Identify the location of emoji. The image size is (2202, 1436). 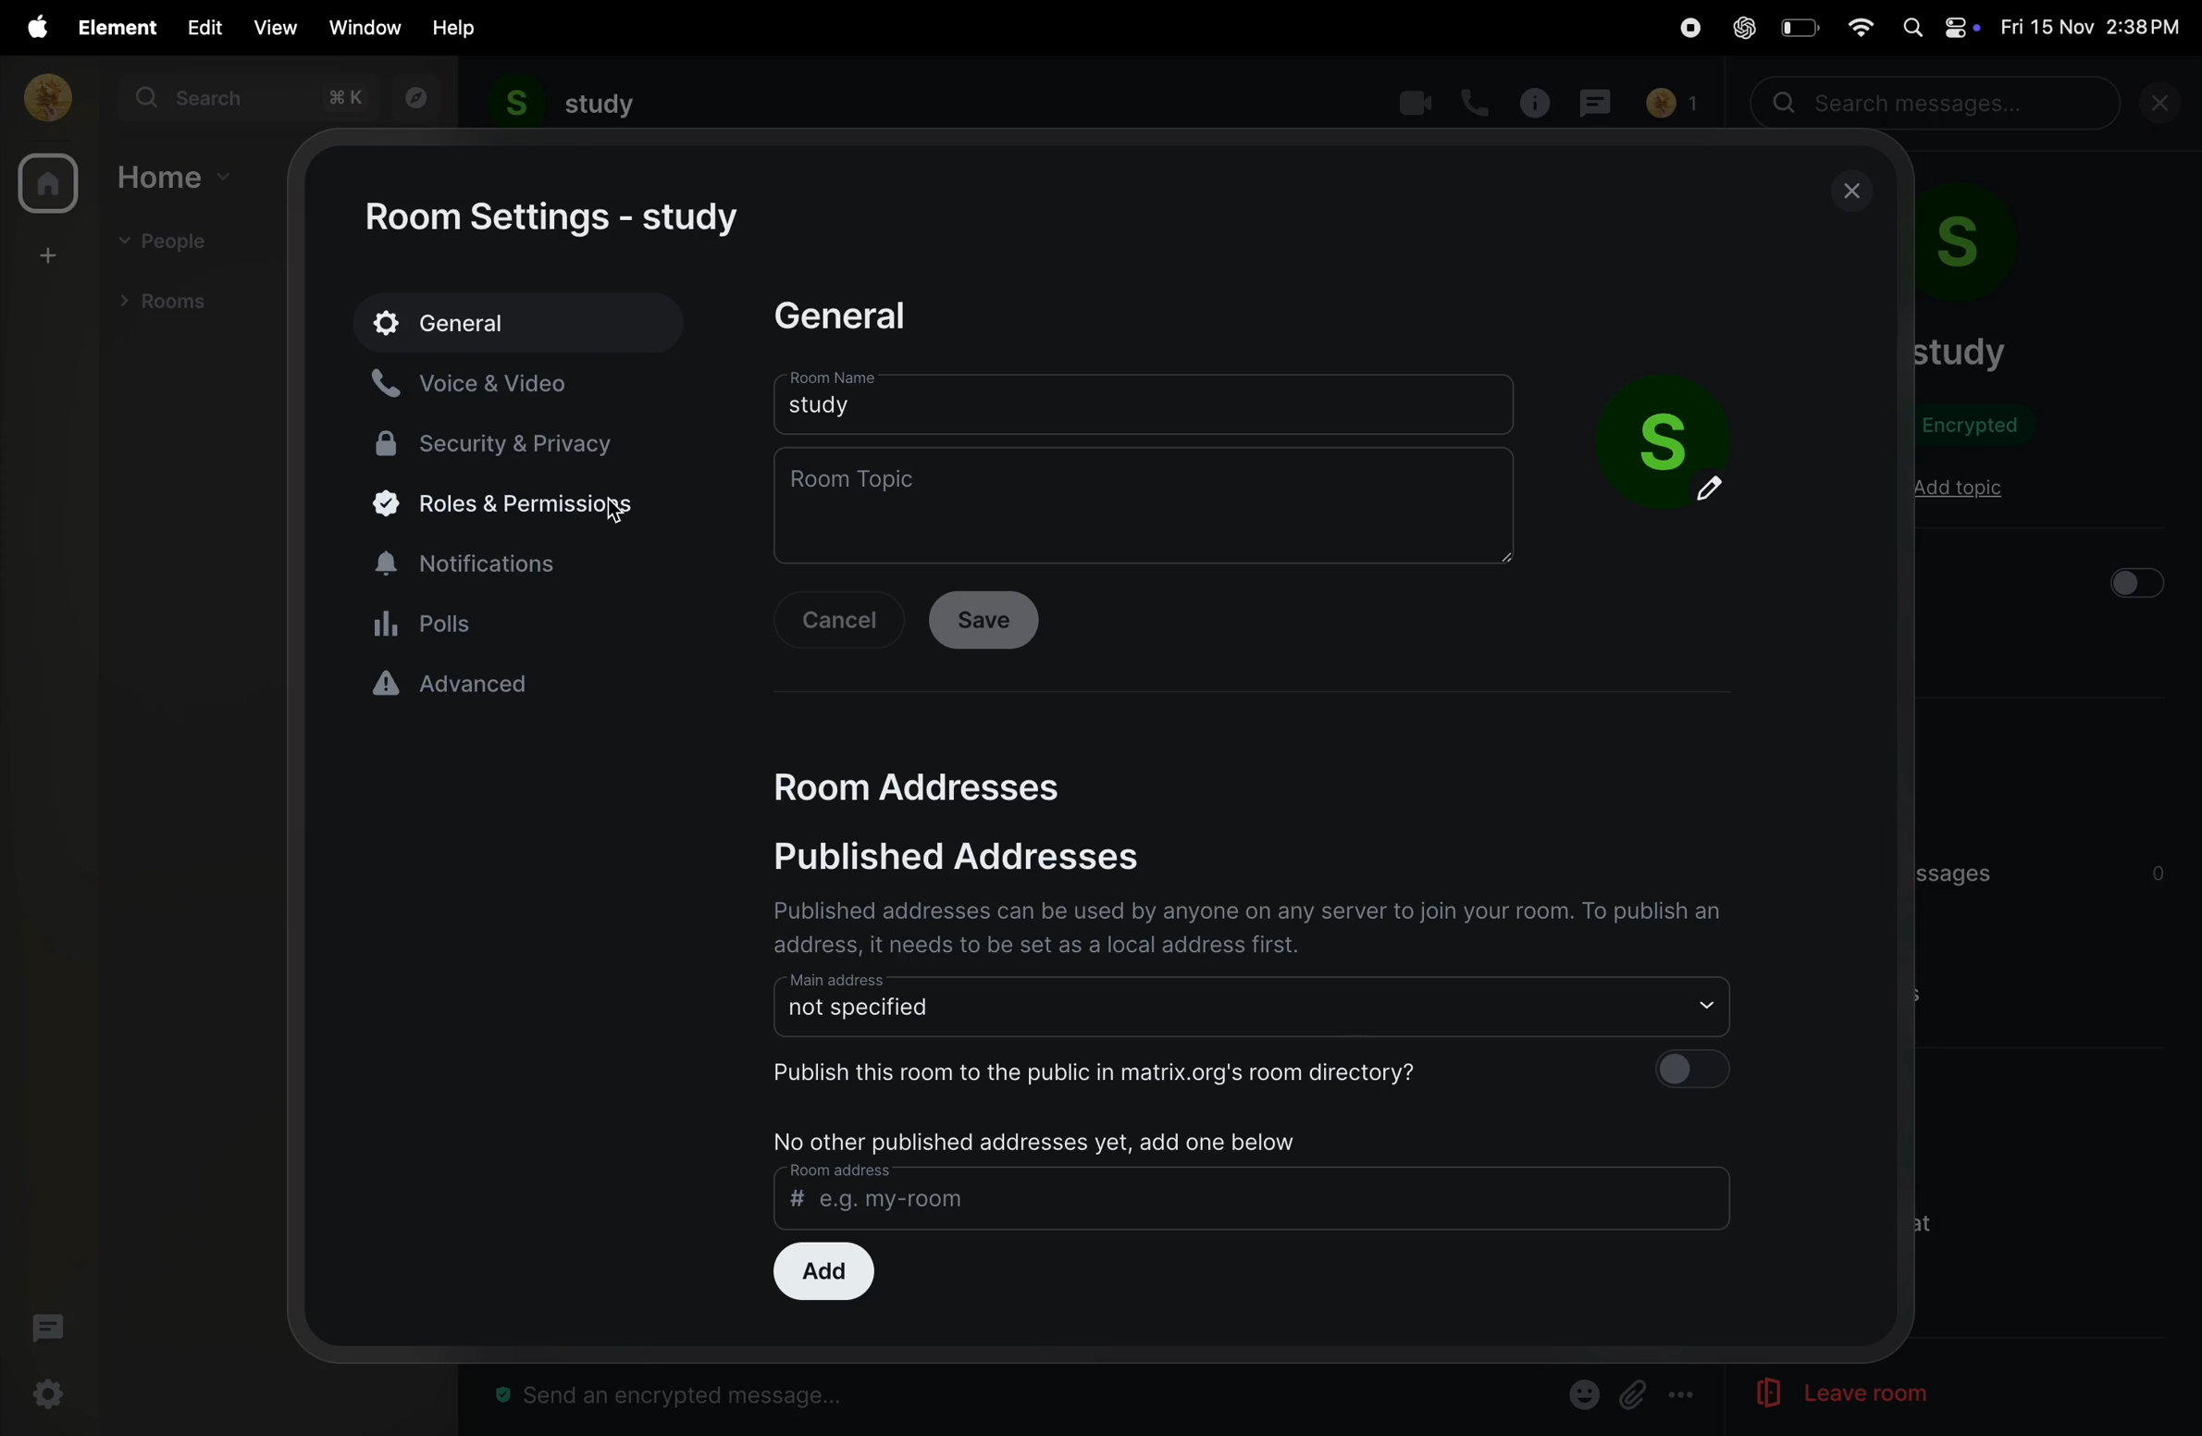
(1580, 1393).